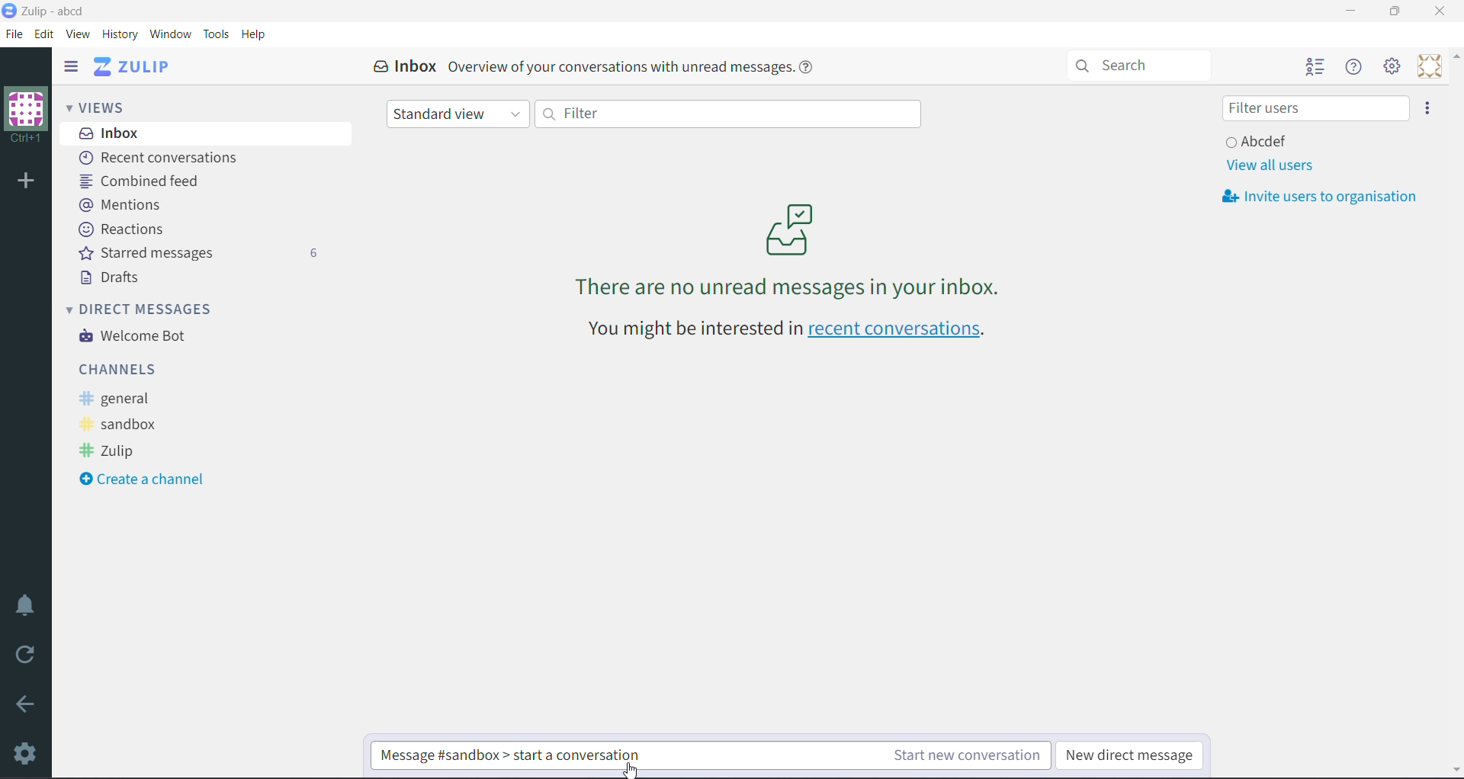 This screenshot has height=779, width=1464. Describe the element at coordinates (63, 11) in the screenshot. I see `Application Name - Organization Name` at that location.